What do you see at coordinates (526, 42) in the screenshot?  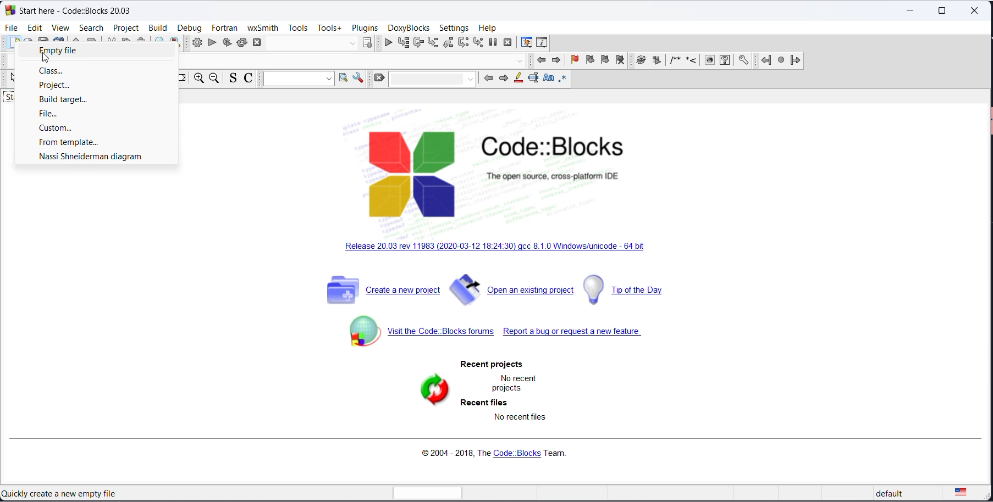 I see `debugging windows` at bounding box center [526, 42].